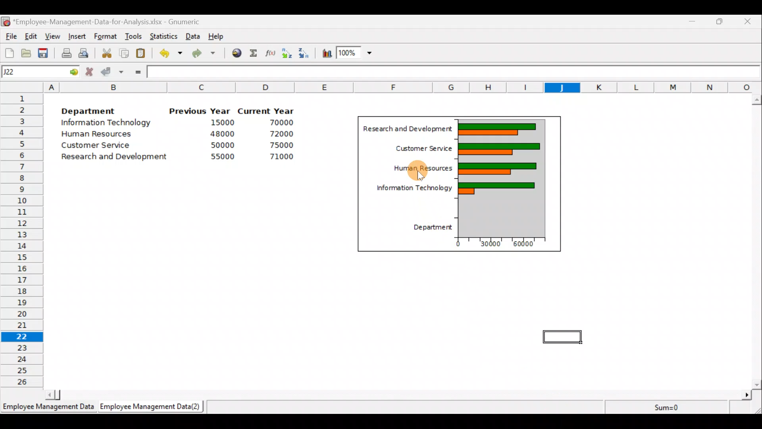 Image resolution: width=762 pixels, height=429 pixels. I want to click on Chart, so click(502, 176).